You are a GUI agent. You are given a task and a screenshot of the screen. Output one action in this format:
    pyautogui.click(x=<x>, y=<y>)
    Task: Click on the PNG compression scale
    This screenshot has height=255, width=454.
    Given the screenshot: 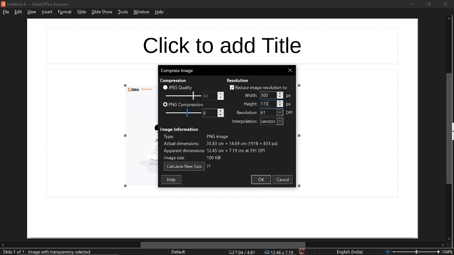 What is the action you would take?
    pyautogui.click(x=182, y=113)
    